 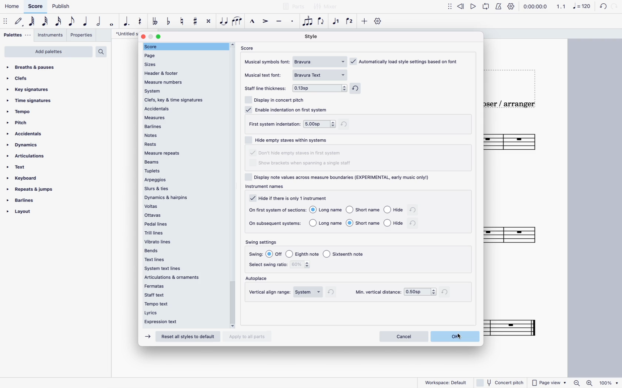 I want to click on Notify, so click(x=499, y=6).